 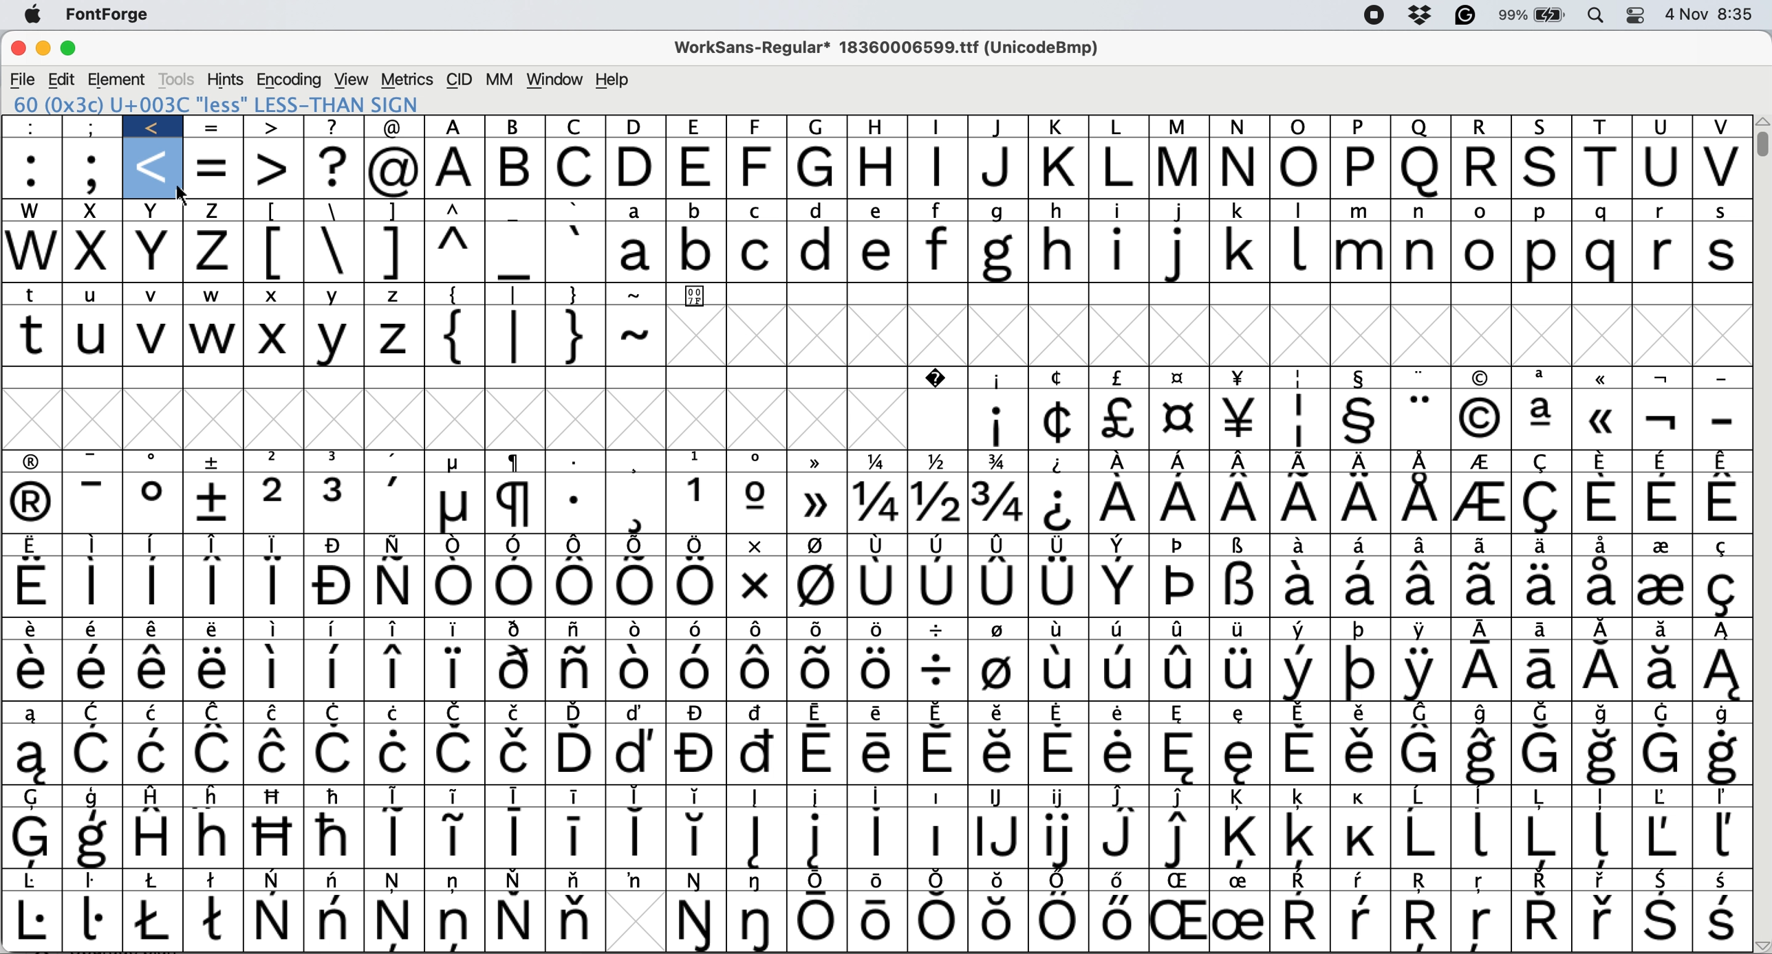 What do you see at coordinates (517, 168) in the screenshot?
I see `b` at bounding box center [517, 168].